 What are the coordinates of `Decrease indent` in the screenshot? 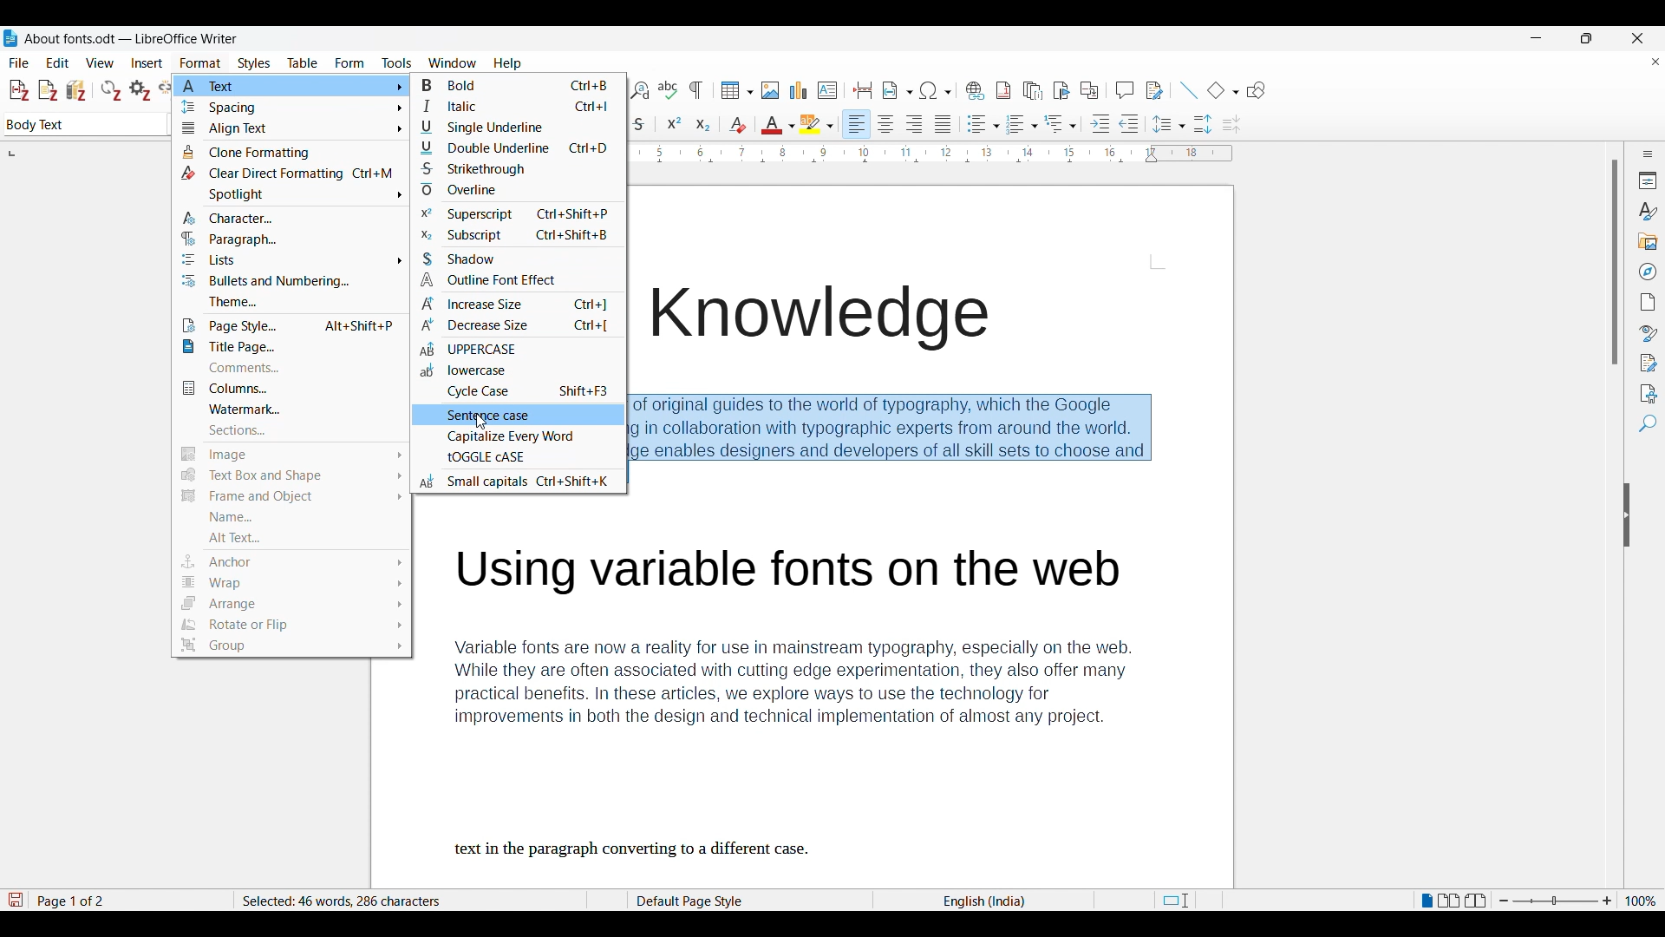 It's located at (1129, 124).